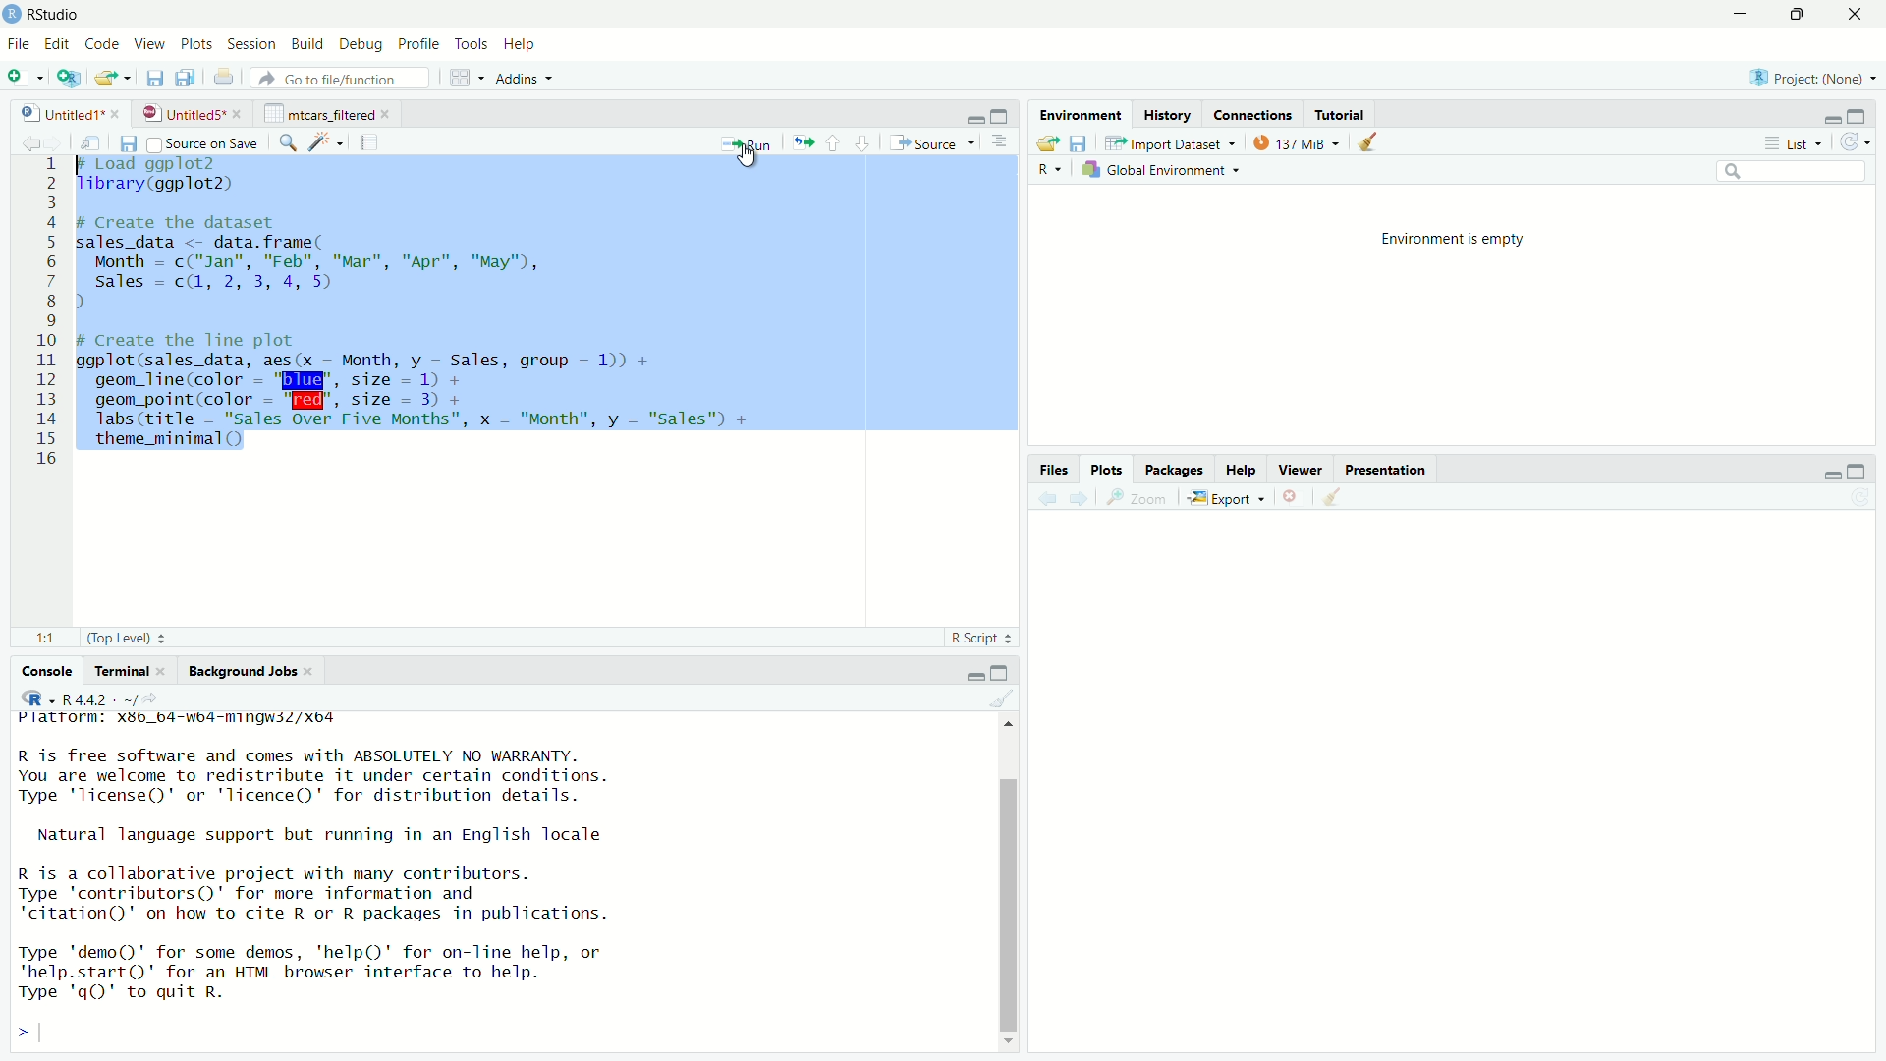  Describe the element at coordinates (243, 672) in the screenshot. I see `Background Jobs` at that location.